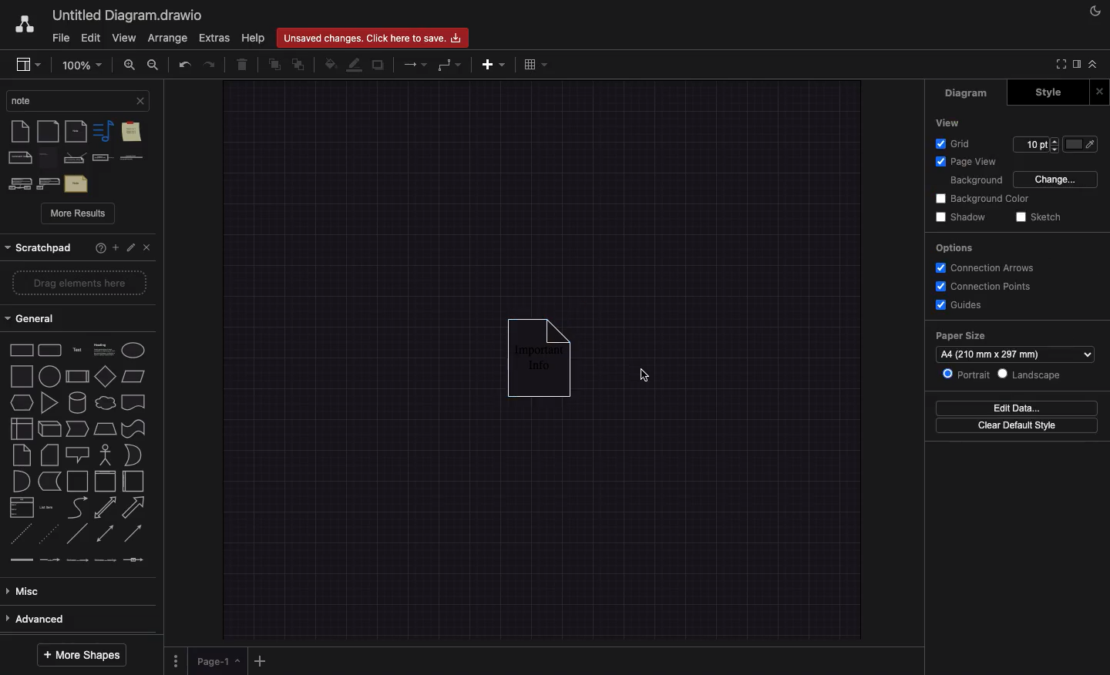 This screenshot has width=1110, height=675. What do you see at coordinates (1081, 145) in the screenshot?
I see `Fill` at bounding box center [1081, 145].